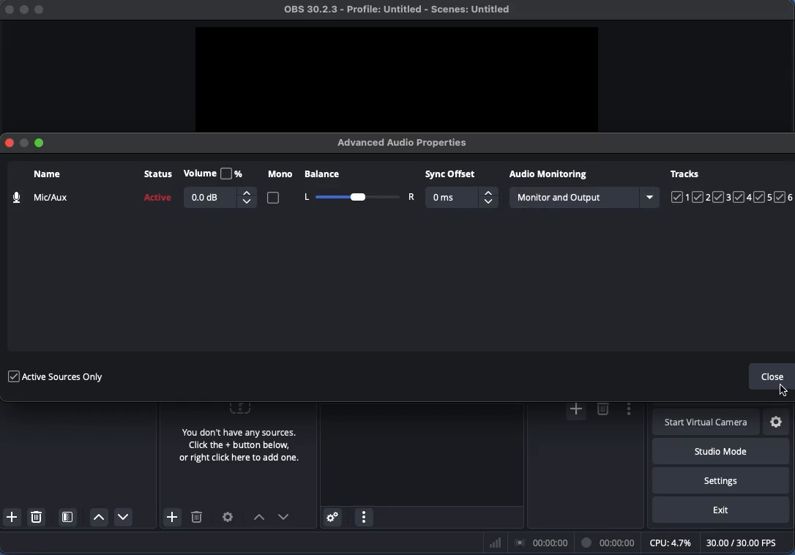 The width and height of the screenshot is (795, 555). I want to click on Left, so click(305, 197).